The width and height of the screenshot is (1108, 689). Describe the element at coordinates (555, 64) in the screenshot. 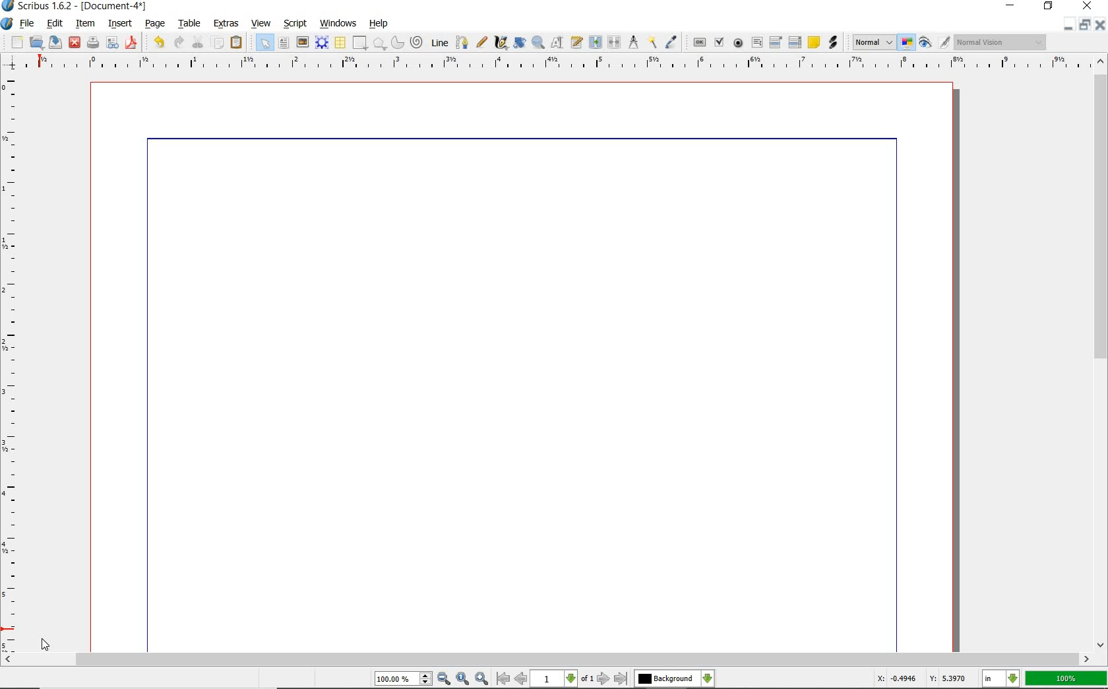

I see `ruler` at that location.